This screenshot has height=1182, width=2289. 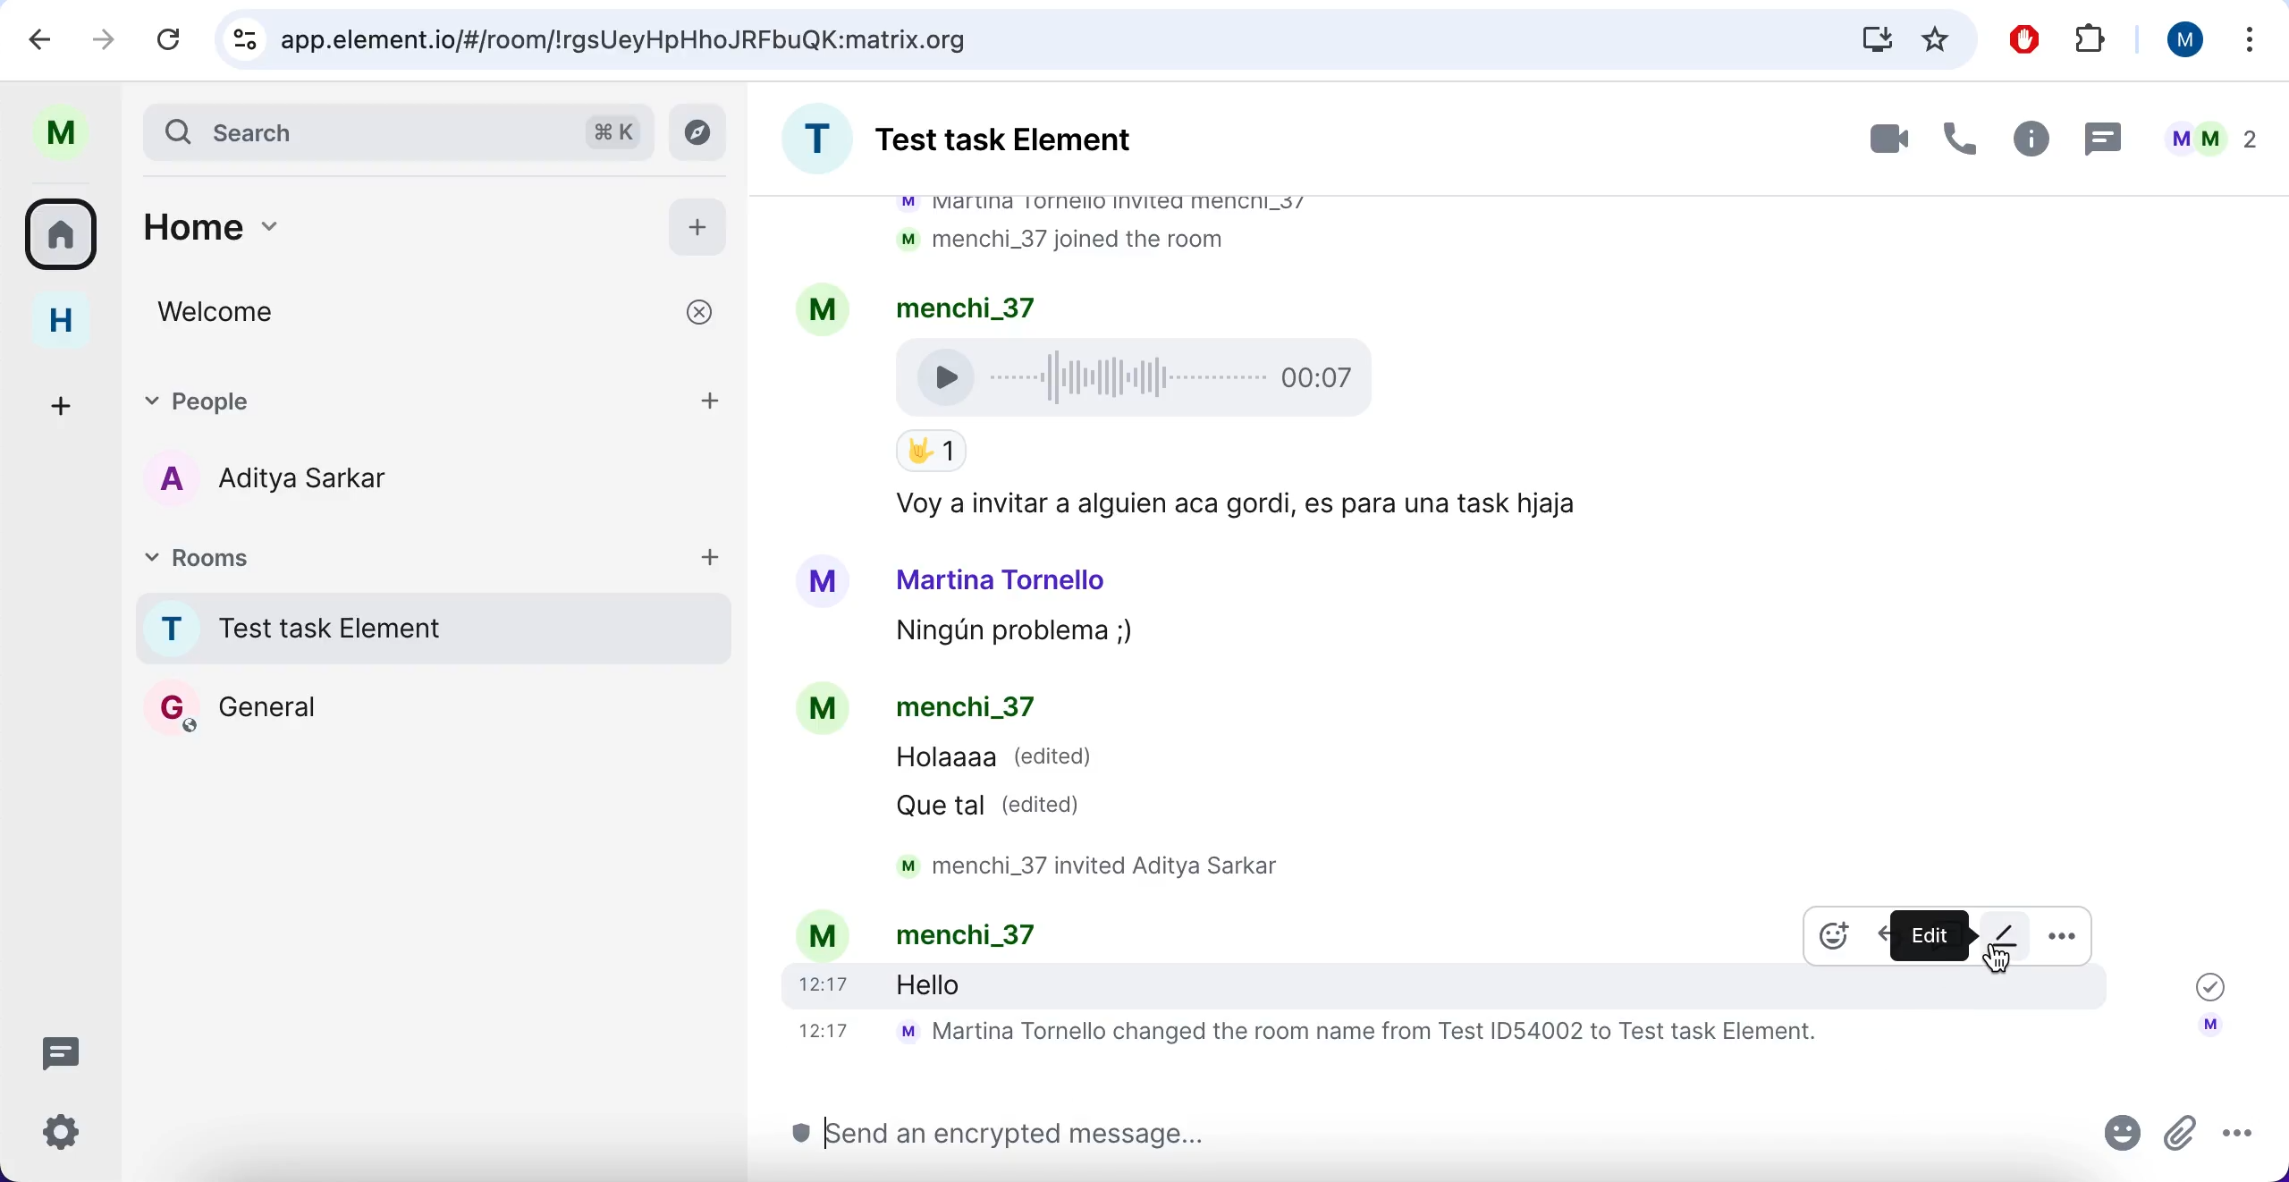 I want to click on room chat, so click(x=994, y=144).